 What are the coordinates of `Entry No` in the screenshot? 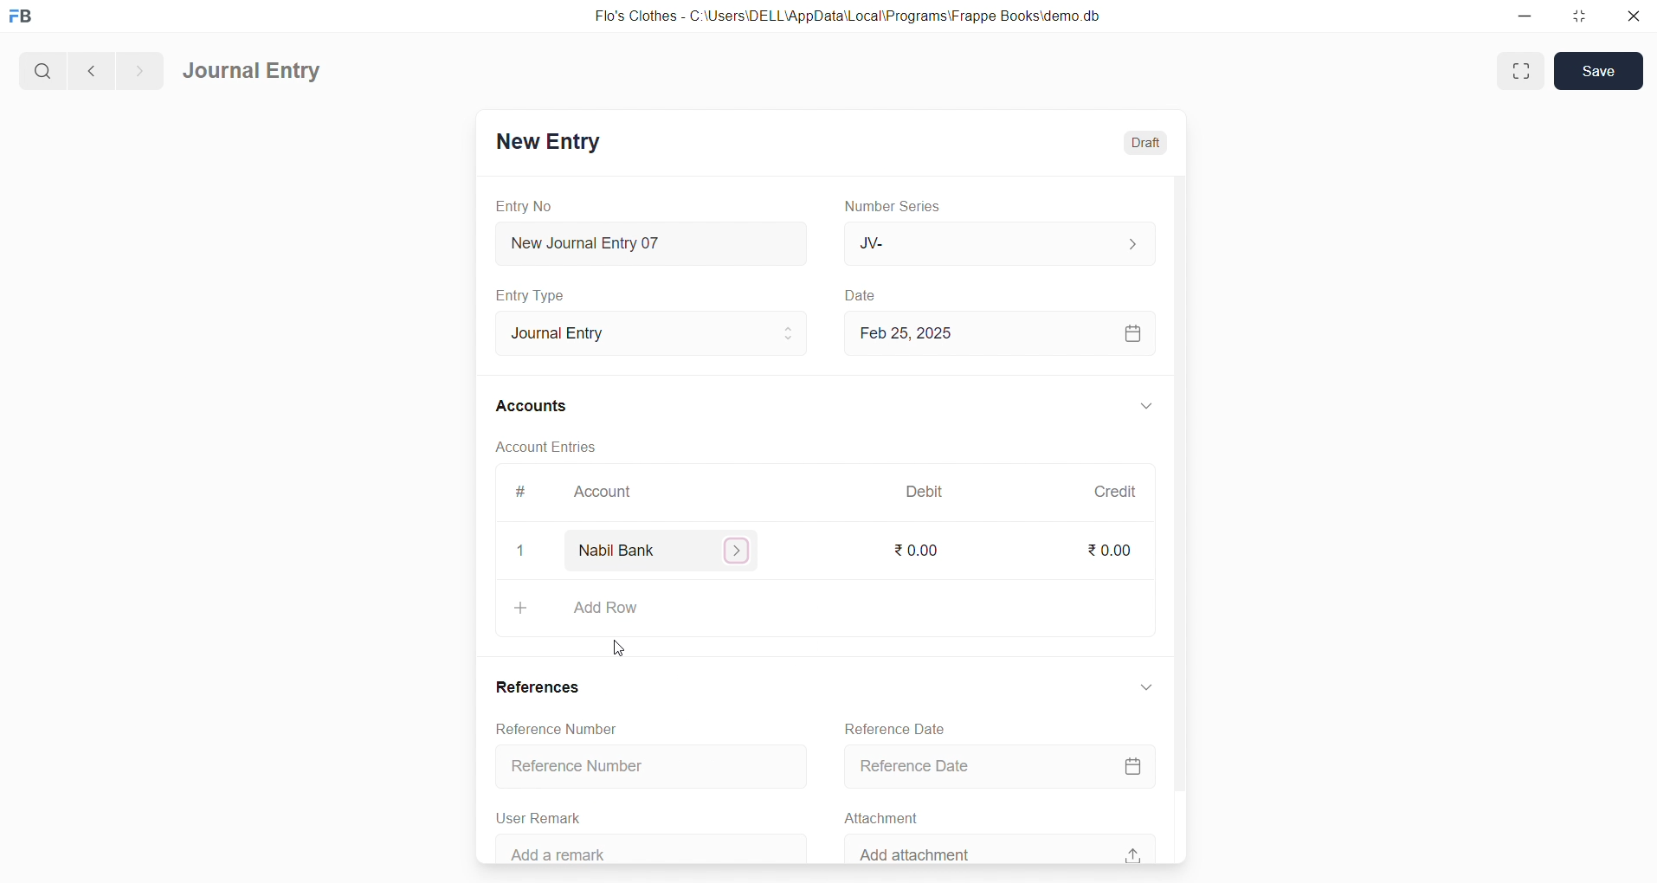 It's located at (525, 205).